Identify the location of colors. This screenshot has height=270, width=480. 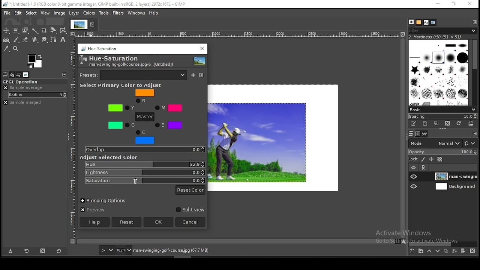
(90, 13).